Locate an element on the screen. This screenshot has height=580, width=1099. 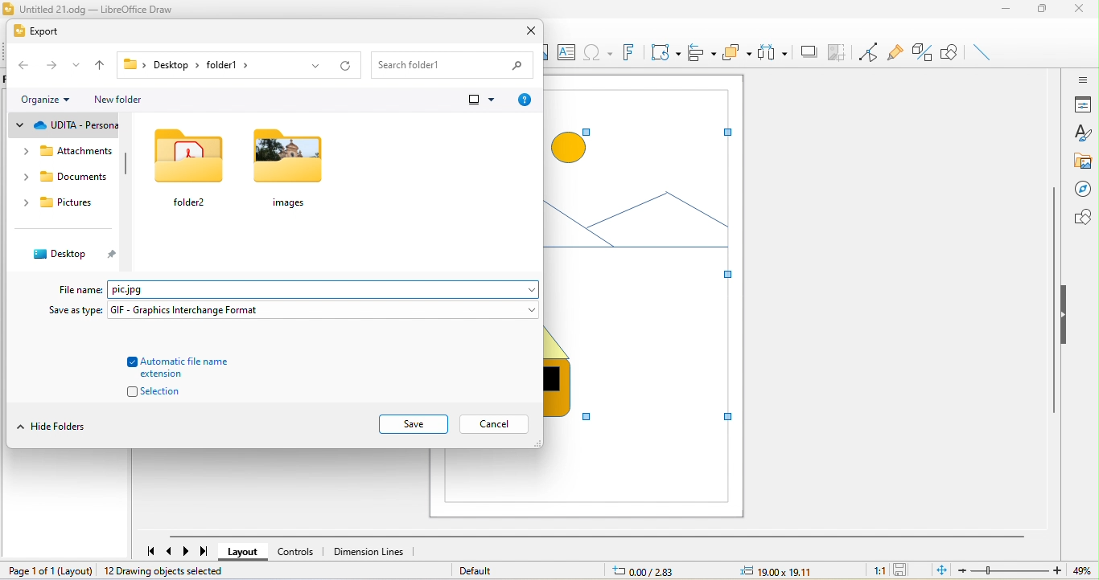
first is located at coordinates (146, 548).